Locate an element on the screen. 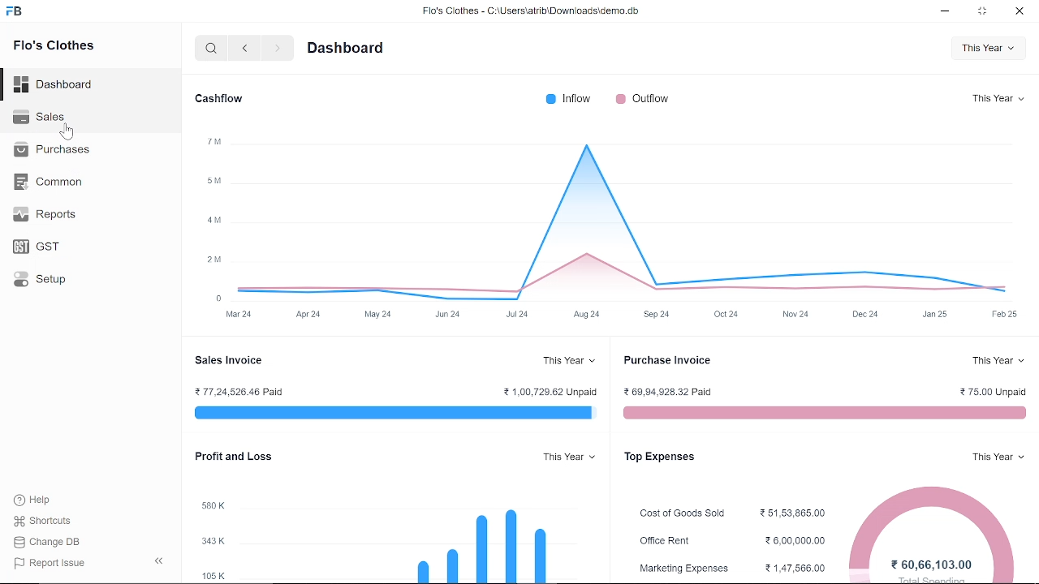  21.00,729.62 Unpaid is located at coordinates (549, 391).